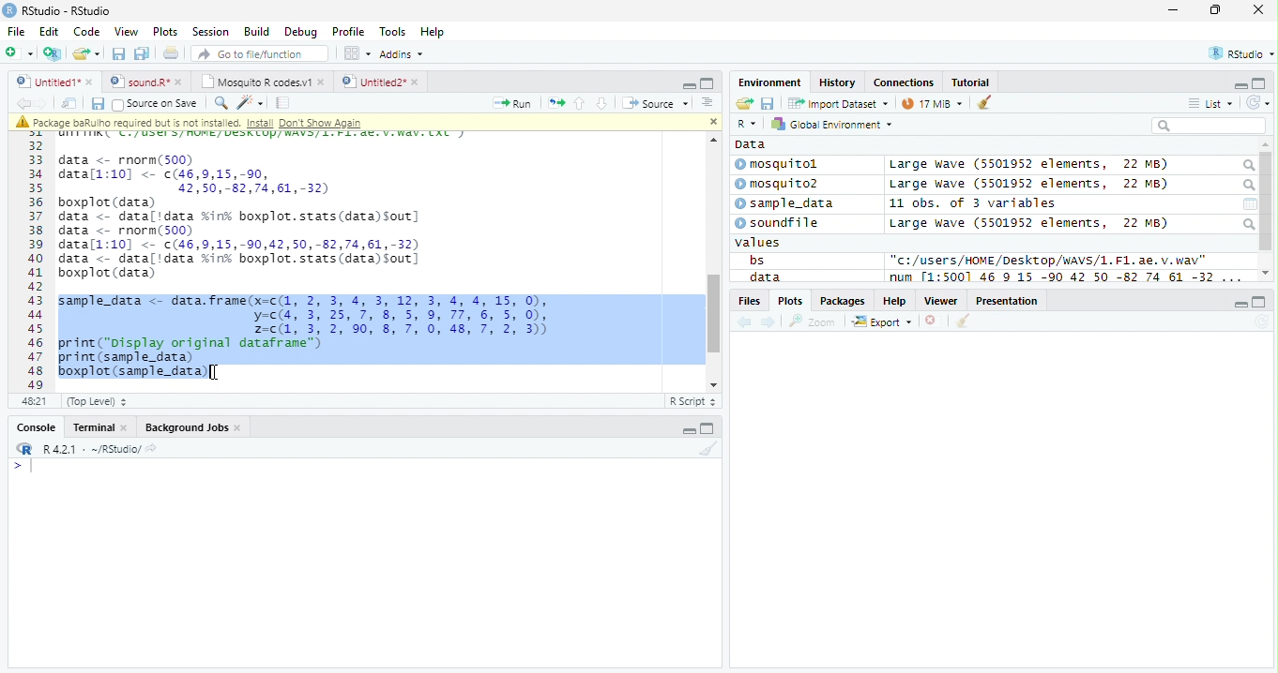  Describe the element at coordinates (34, 400) in the screenshot. I see `48:21` at that location.